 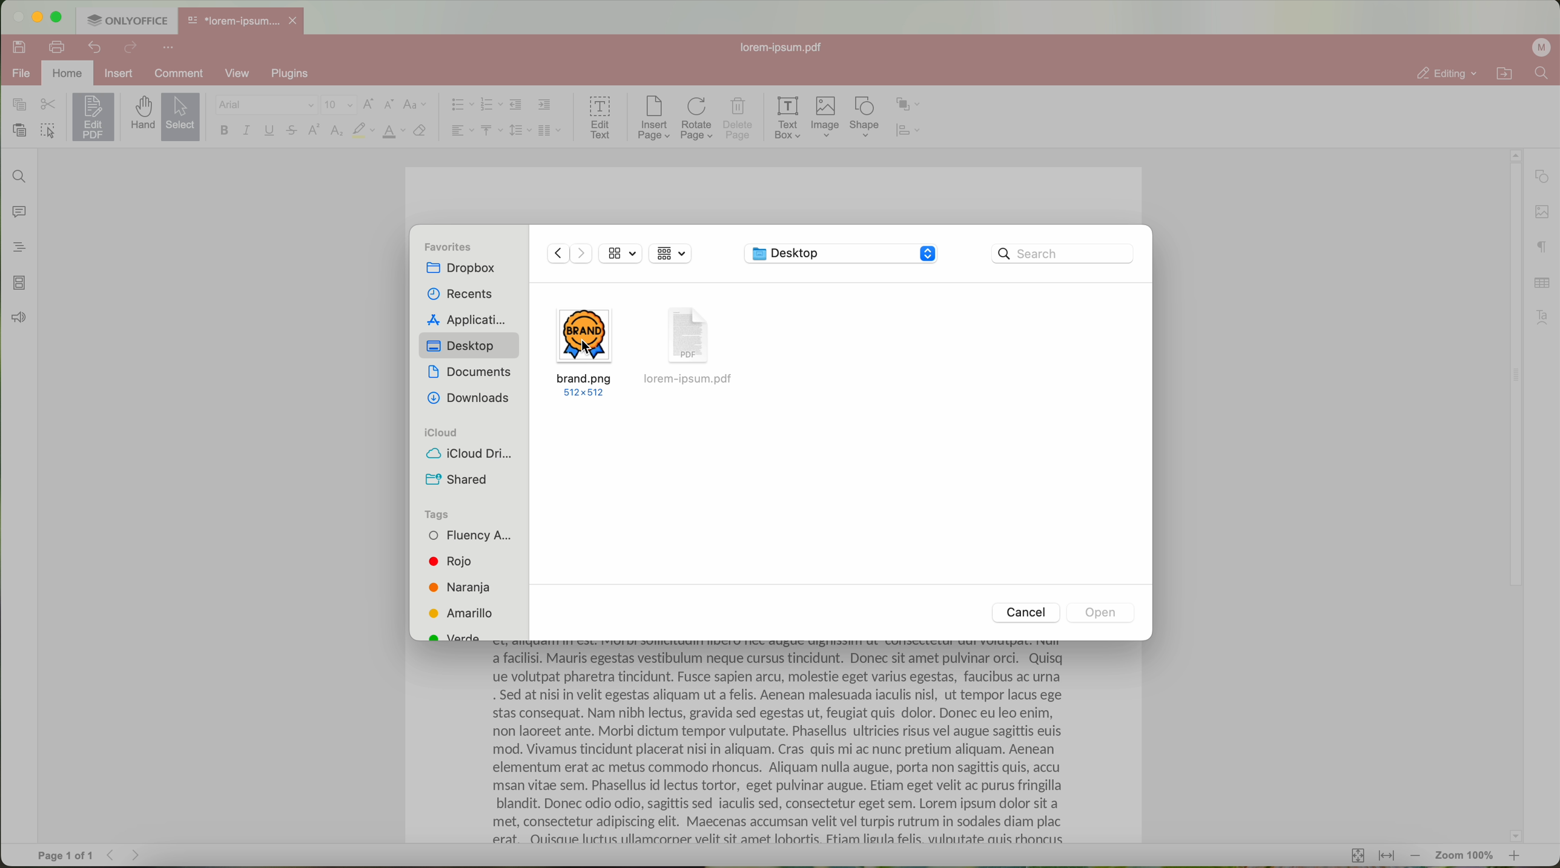 What do you see at coordinates (584, 352) in the screenshot?
I see `brand.png
512x512` at bounding box center [584, 352].